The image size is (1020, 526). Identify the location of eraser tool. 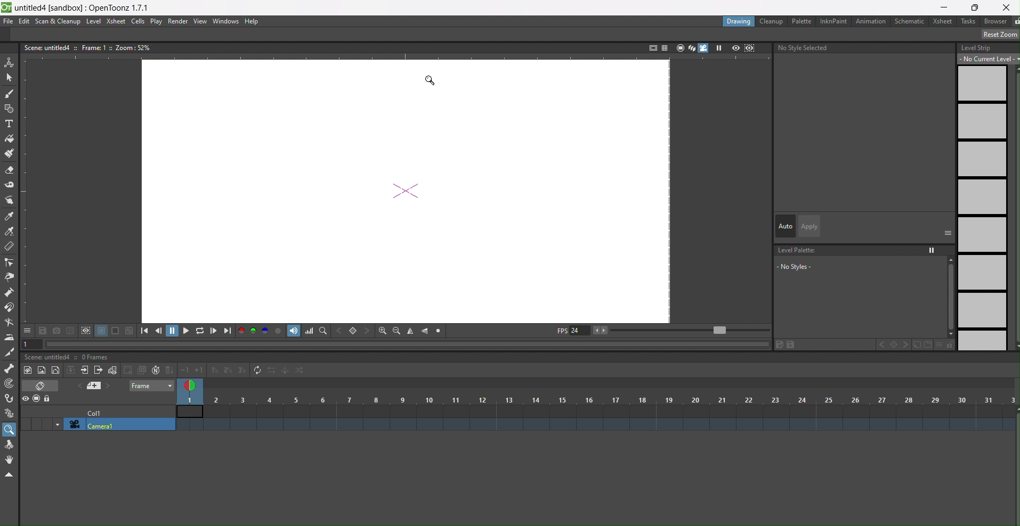
(9, 170).